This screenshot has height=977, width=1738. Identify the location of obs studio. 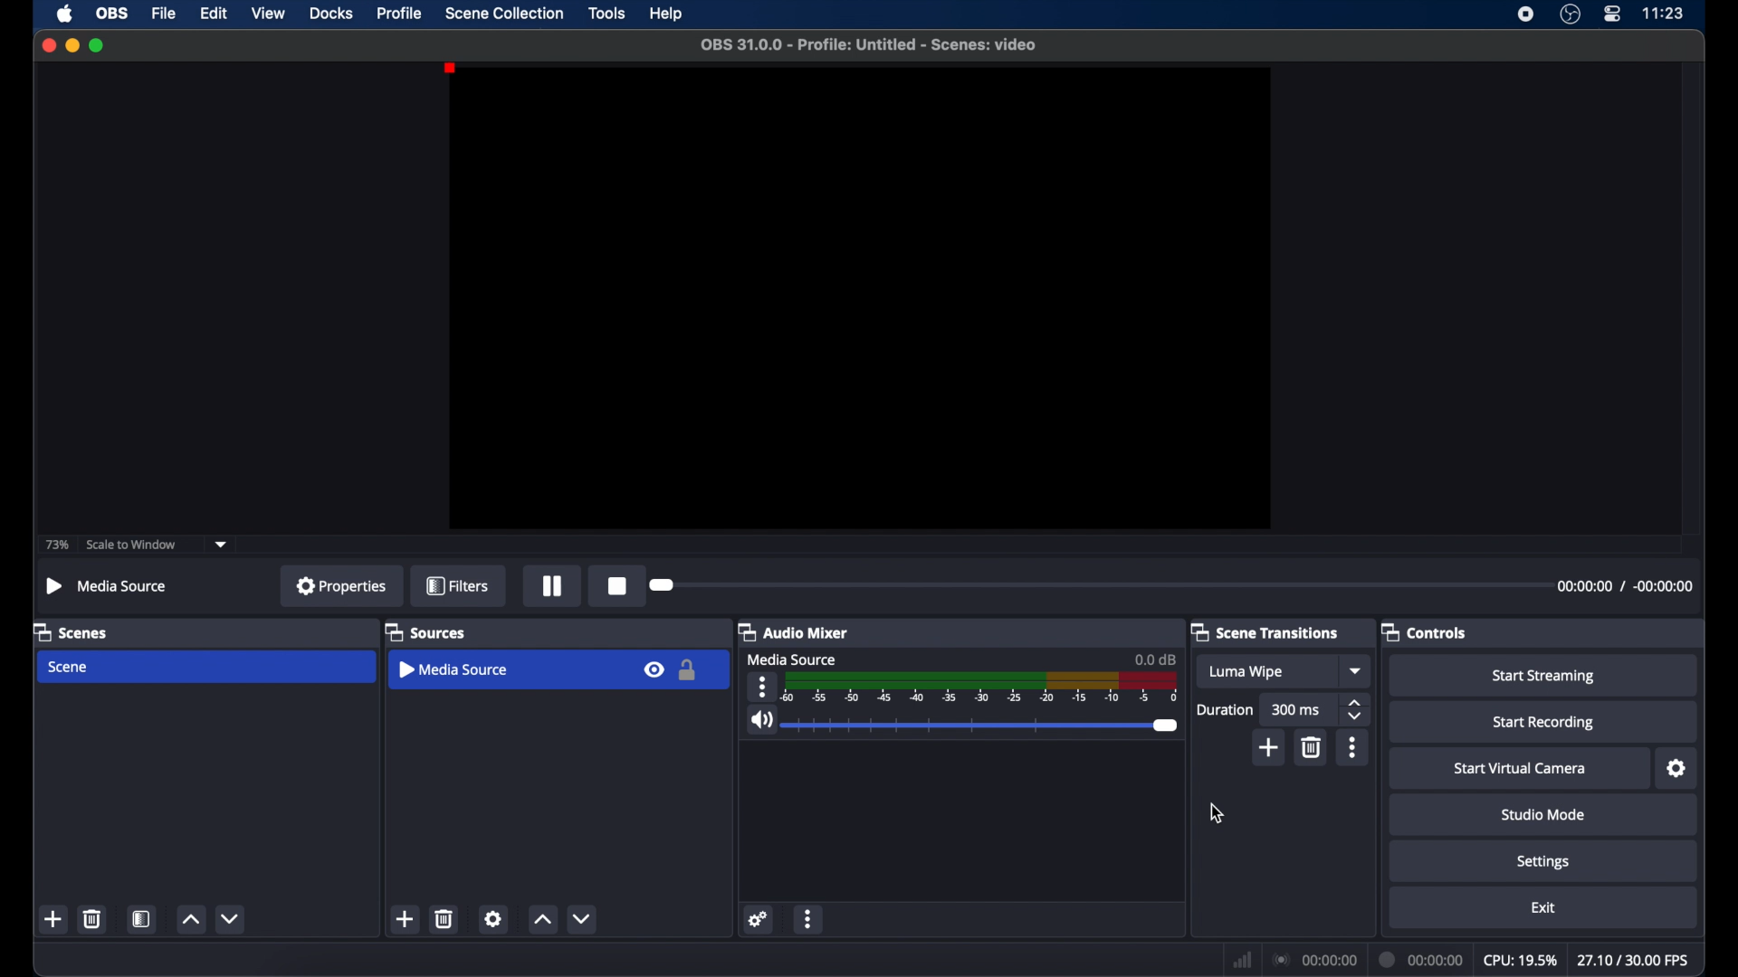
(1570, 14).